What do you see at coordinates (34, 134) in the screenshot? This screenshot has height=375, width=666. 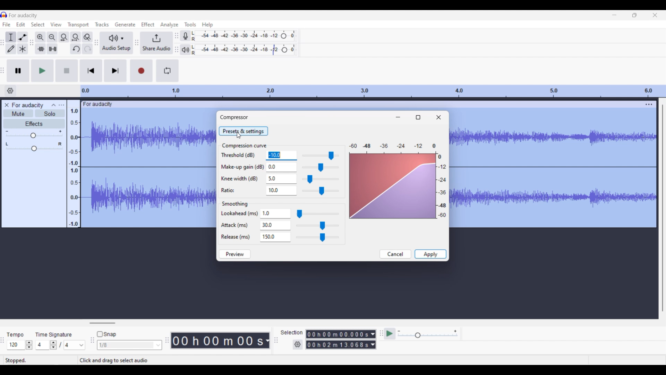 I see `Volume slide` at bounding box center [34, 134].